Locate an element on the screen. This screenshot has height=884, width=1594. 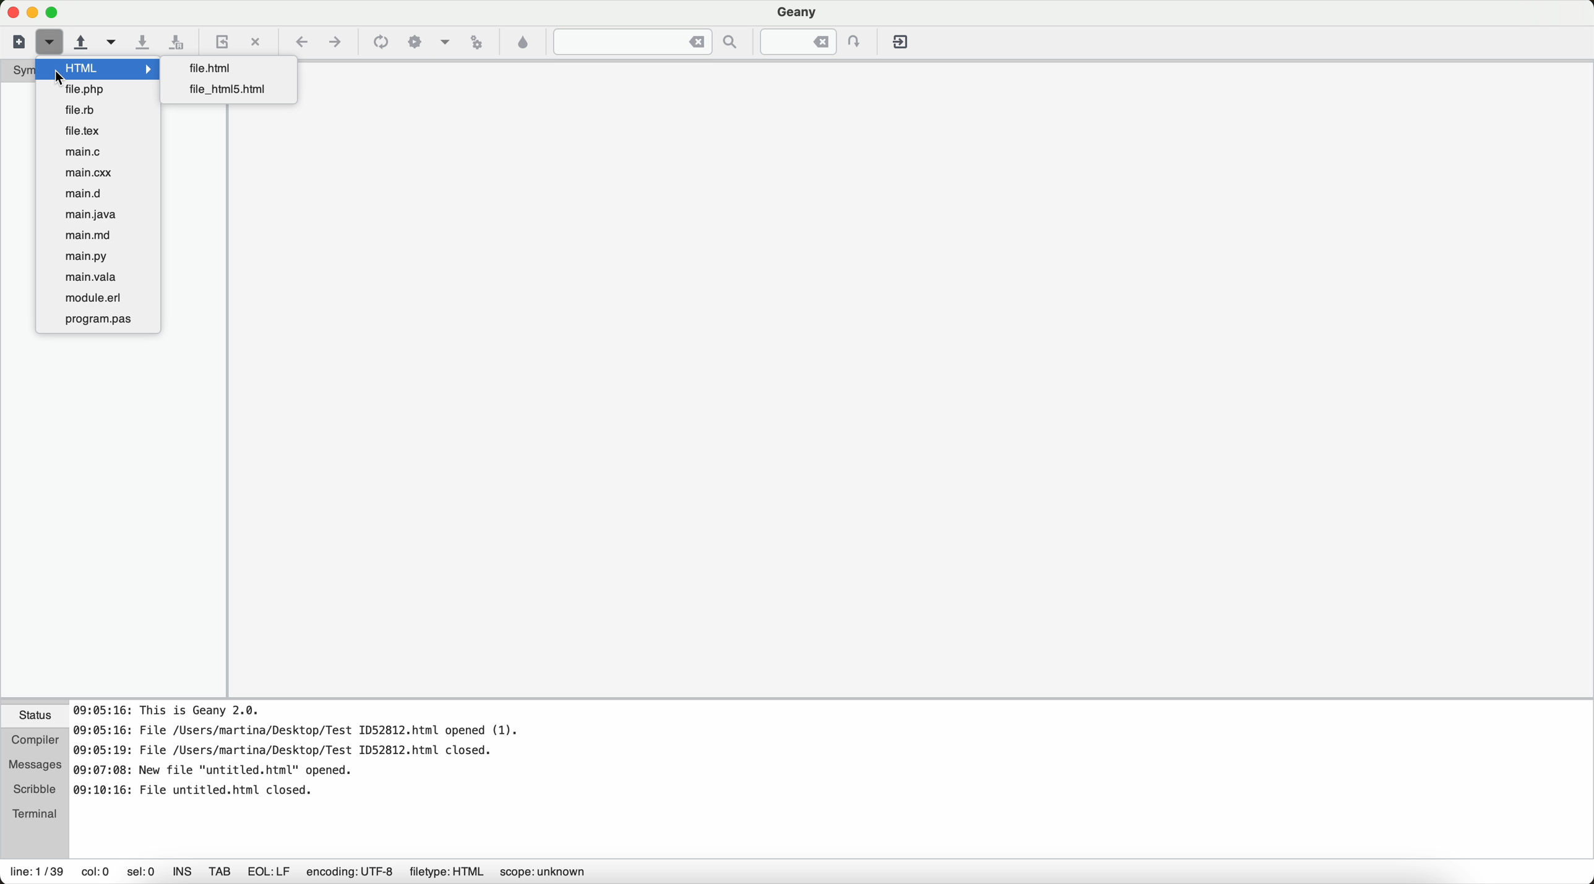
save all open files is located at coordinates (176, 45).